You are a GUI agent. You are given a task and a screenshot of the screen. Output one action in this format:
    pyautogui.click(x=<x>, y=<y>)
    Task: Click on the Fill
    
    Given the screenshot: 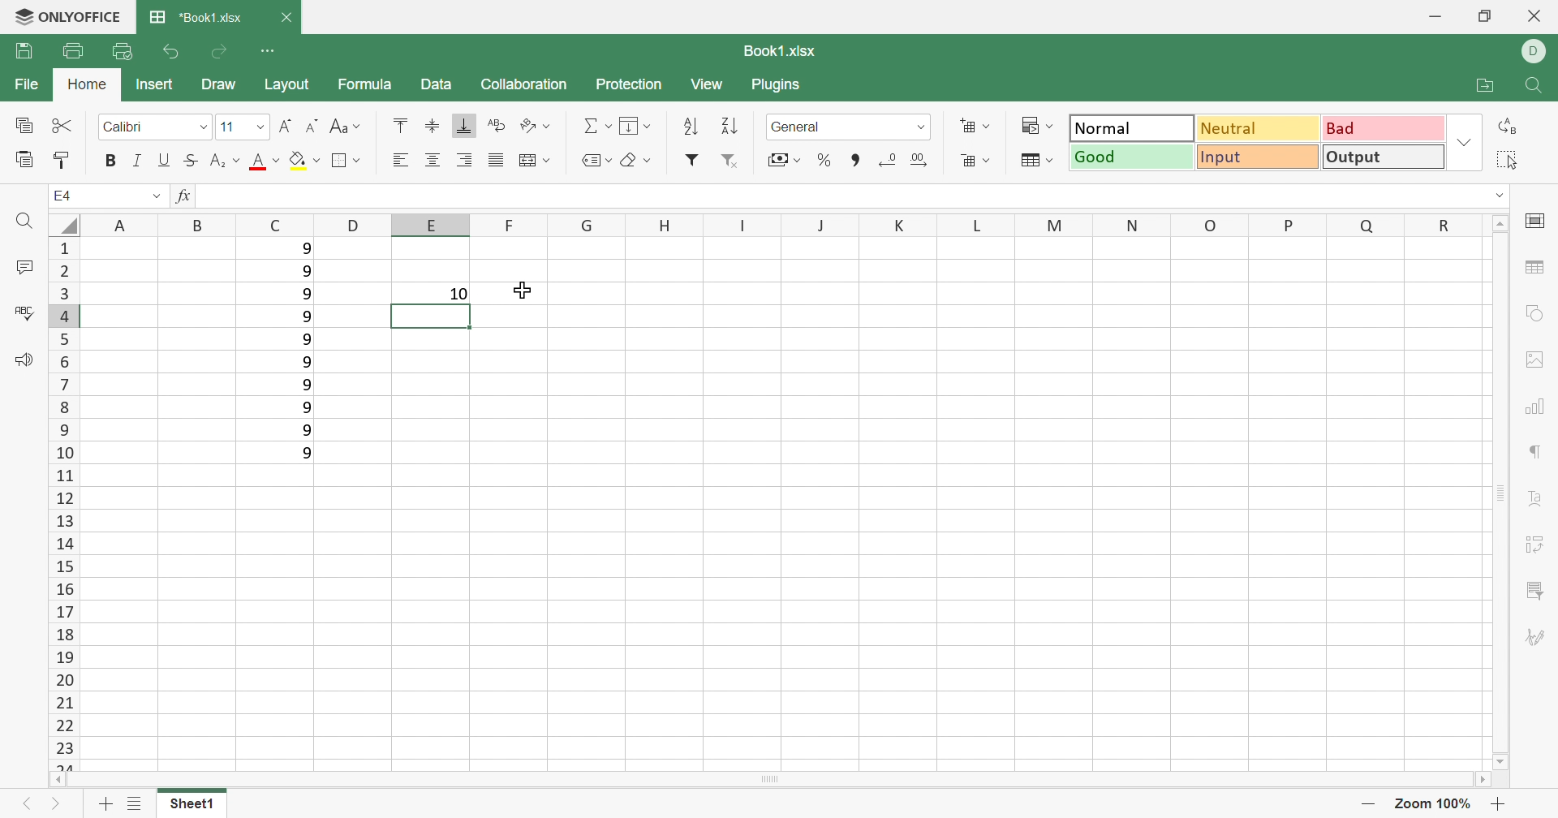 What is the action you would take?
    pyautogui.click(x=635, y=125)
    